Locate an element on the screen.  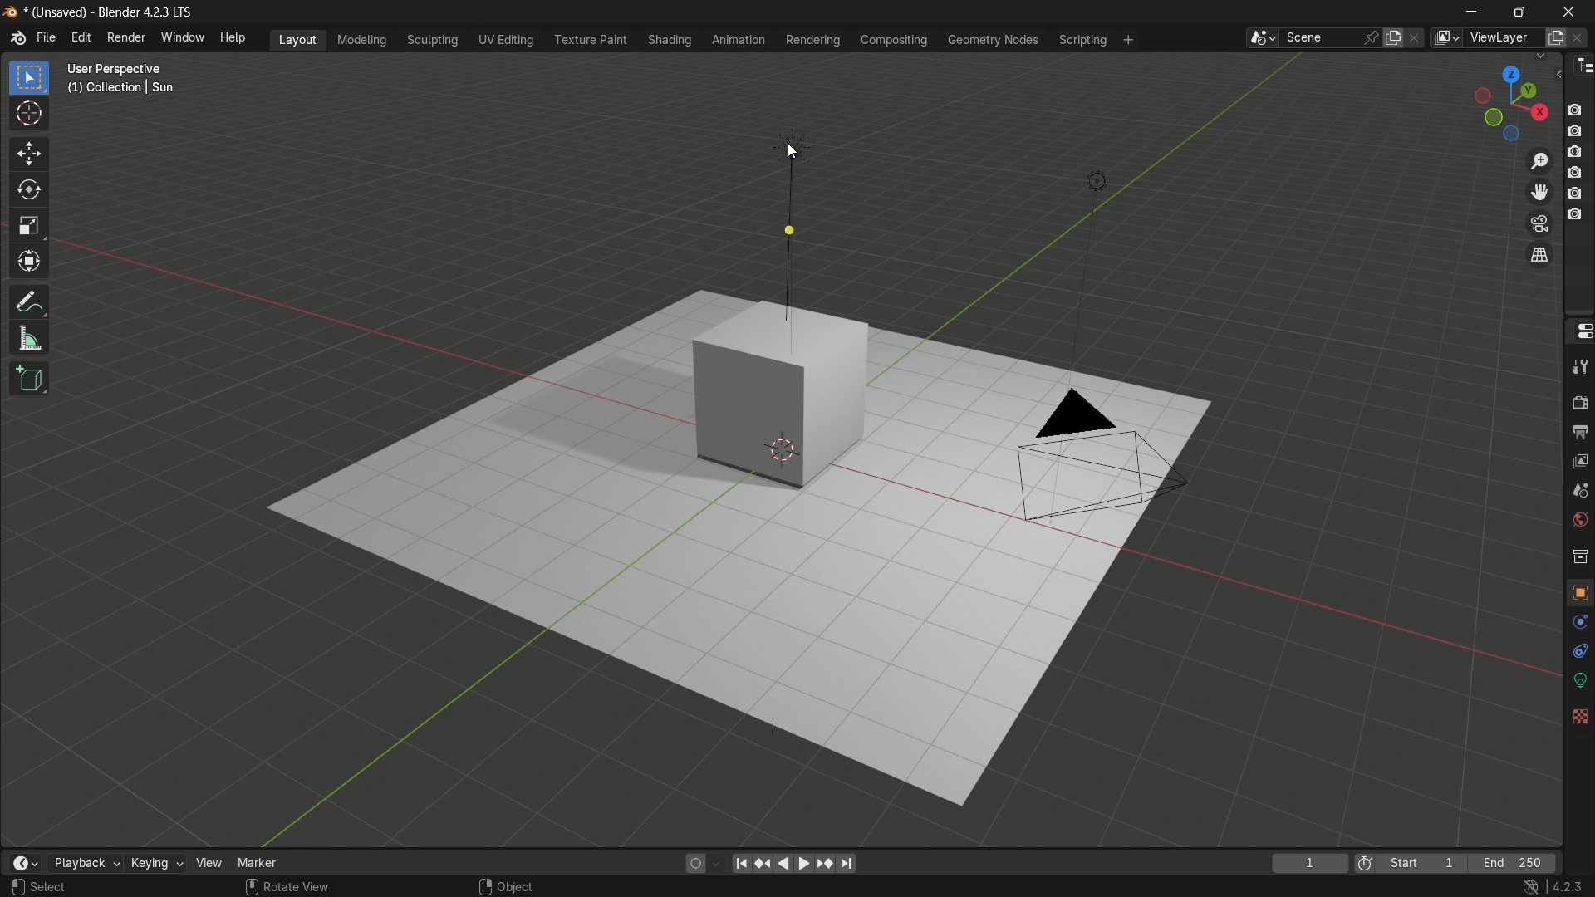
jump to keyframe is located at coordinates (764, 865).